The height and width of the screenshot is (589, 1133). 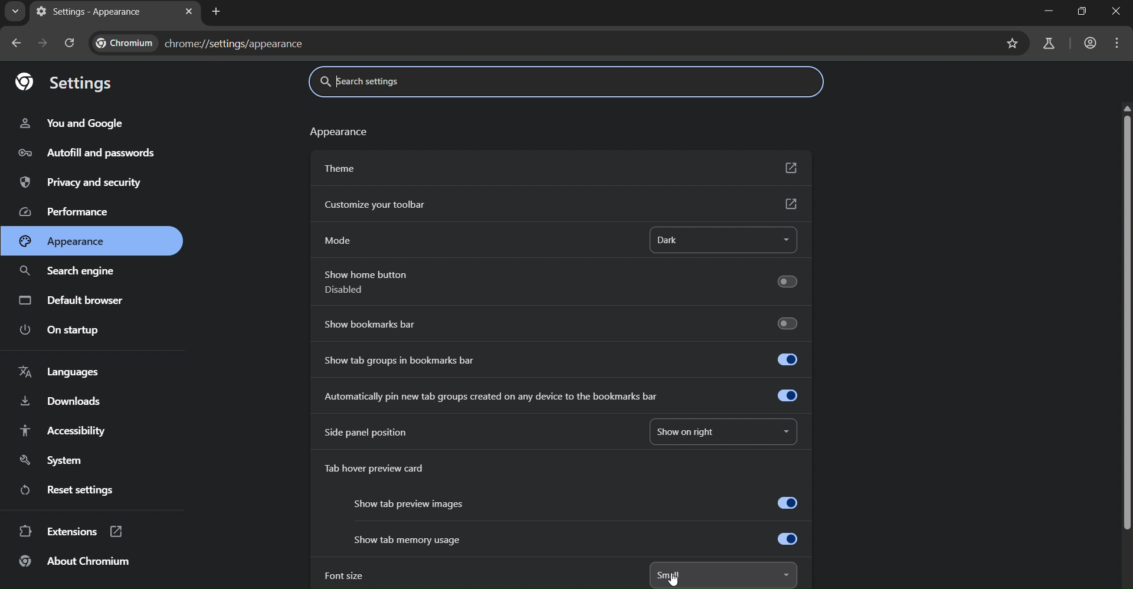 I want to click on accessibility, so click(x=75, y=433).